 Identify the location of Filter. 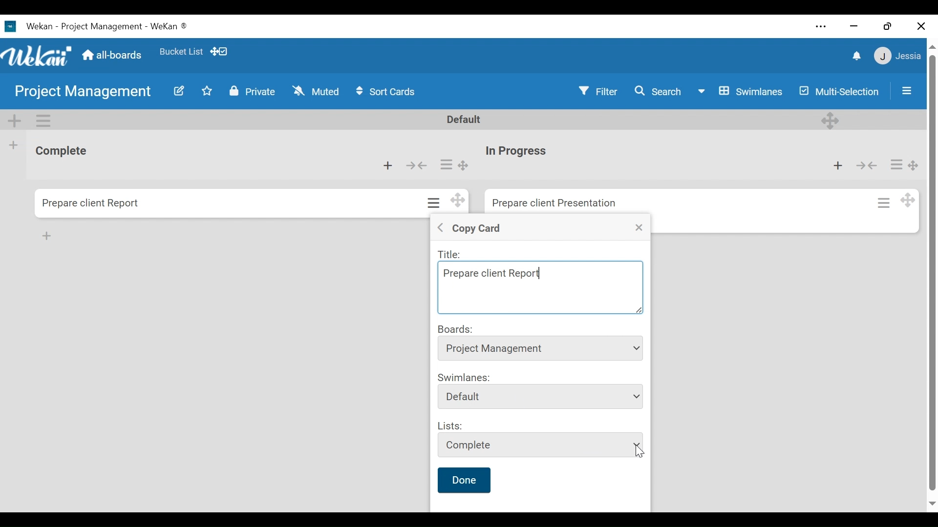
(601, 90).